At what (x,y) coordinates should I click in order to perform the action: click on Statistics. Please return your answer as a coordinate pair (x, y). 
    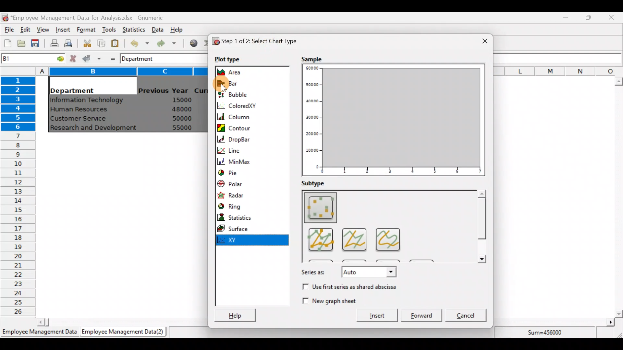
    Looking at the image, I should click on (241, 216).